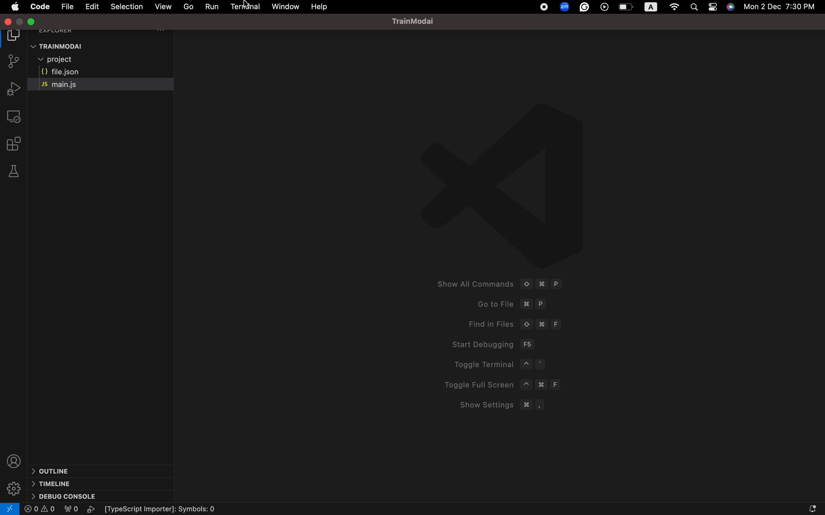 This screenshot has width=825, height=515. What do you see at coordinates (166, 510) in the screenshot?
I see `Typescript` at bounding box center [166, 510].